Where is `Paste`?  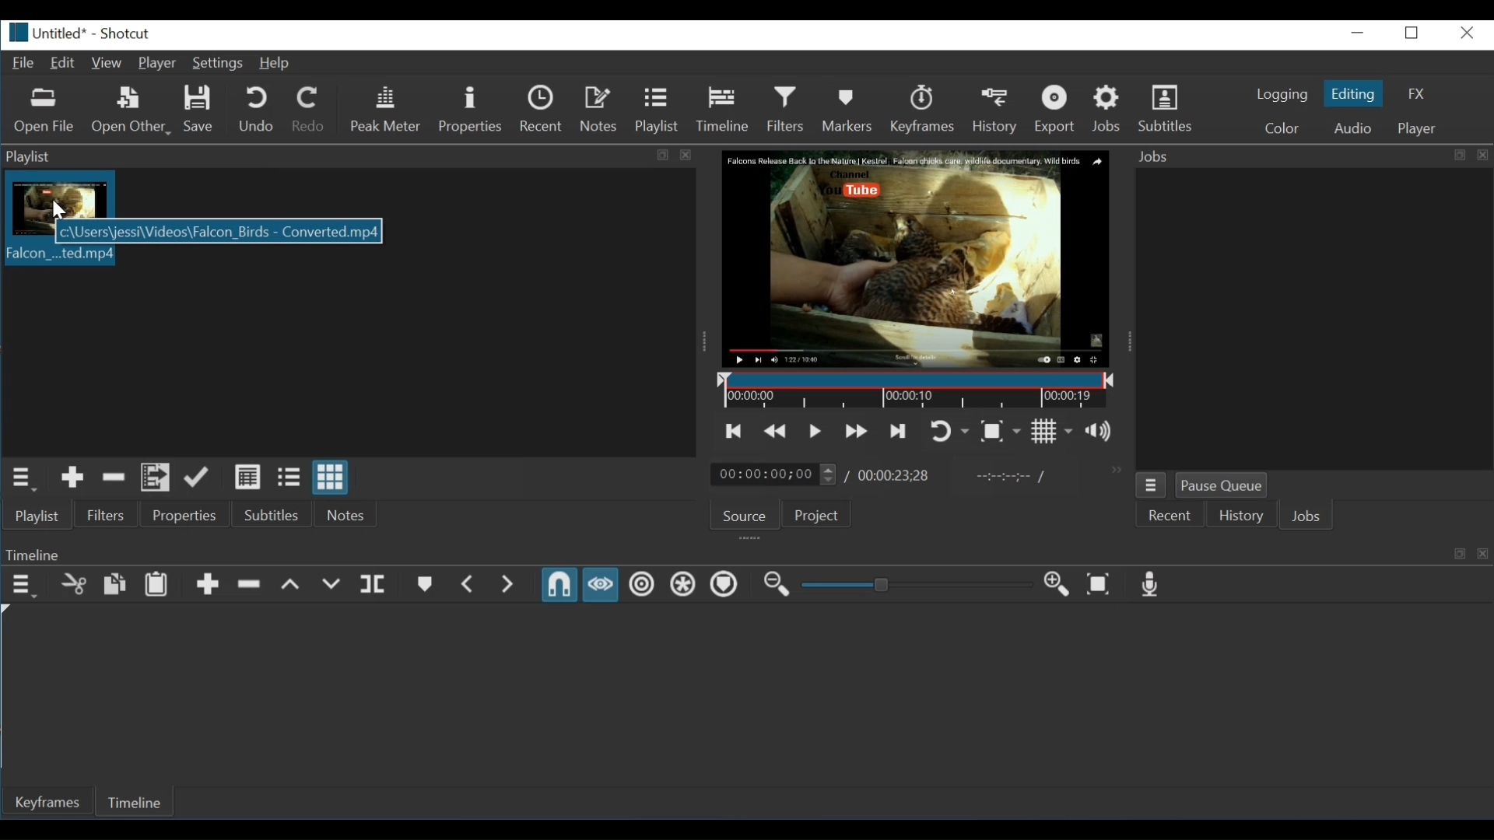 Paste is located at coordinates (156, 585).